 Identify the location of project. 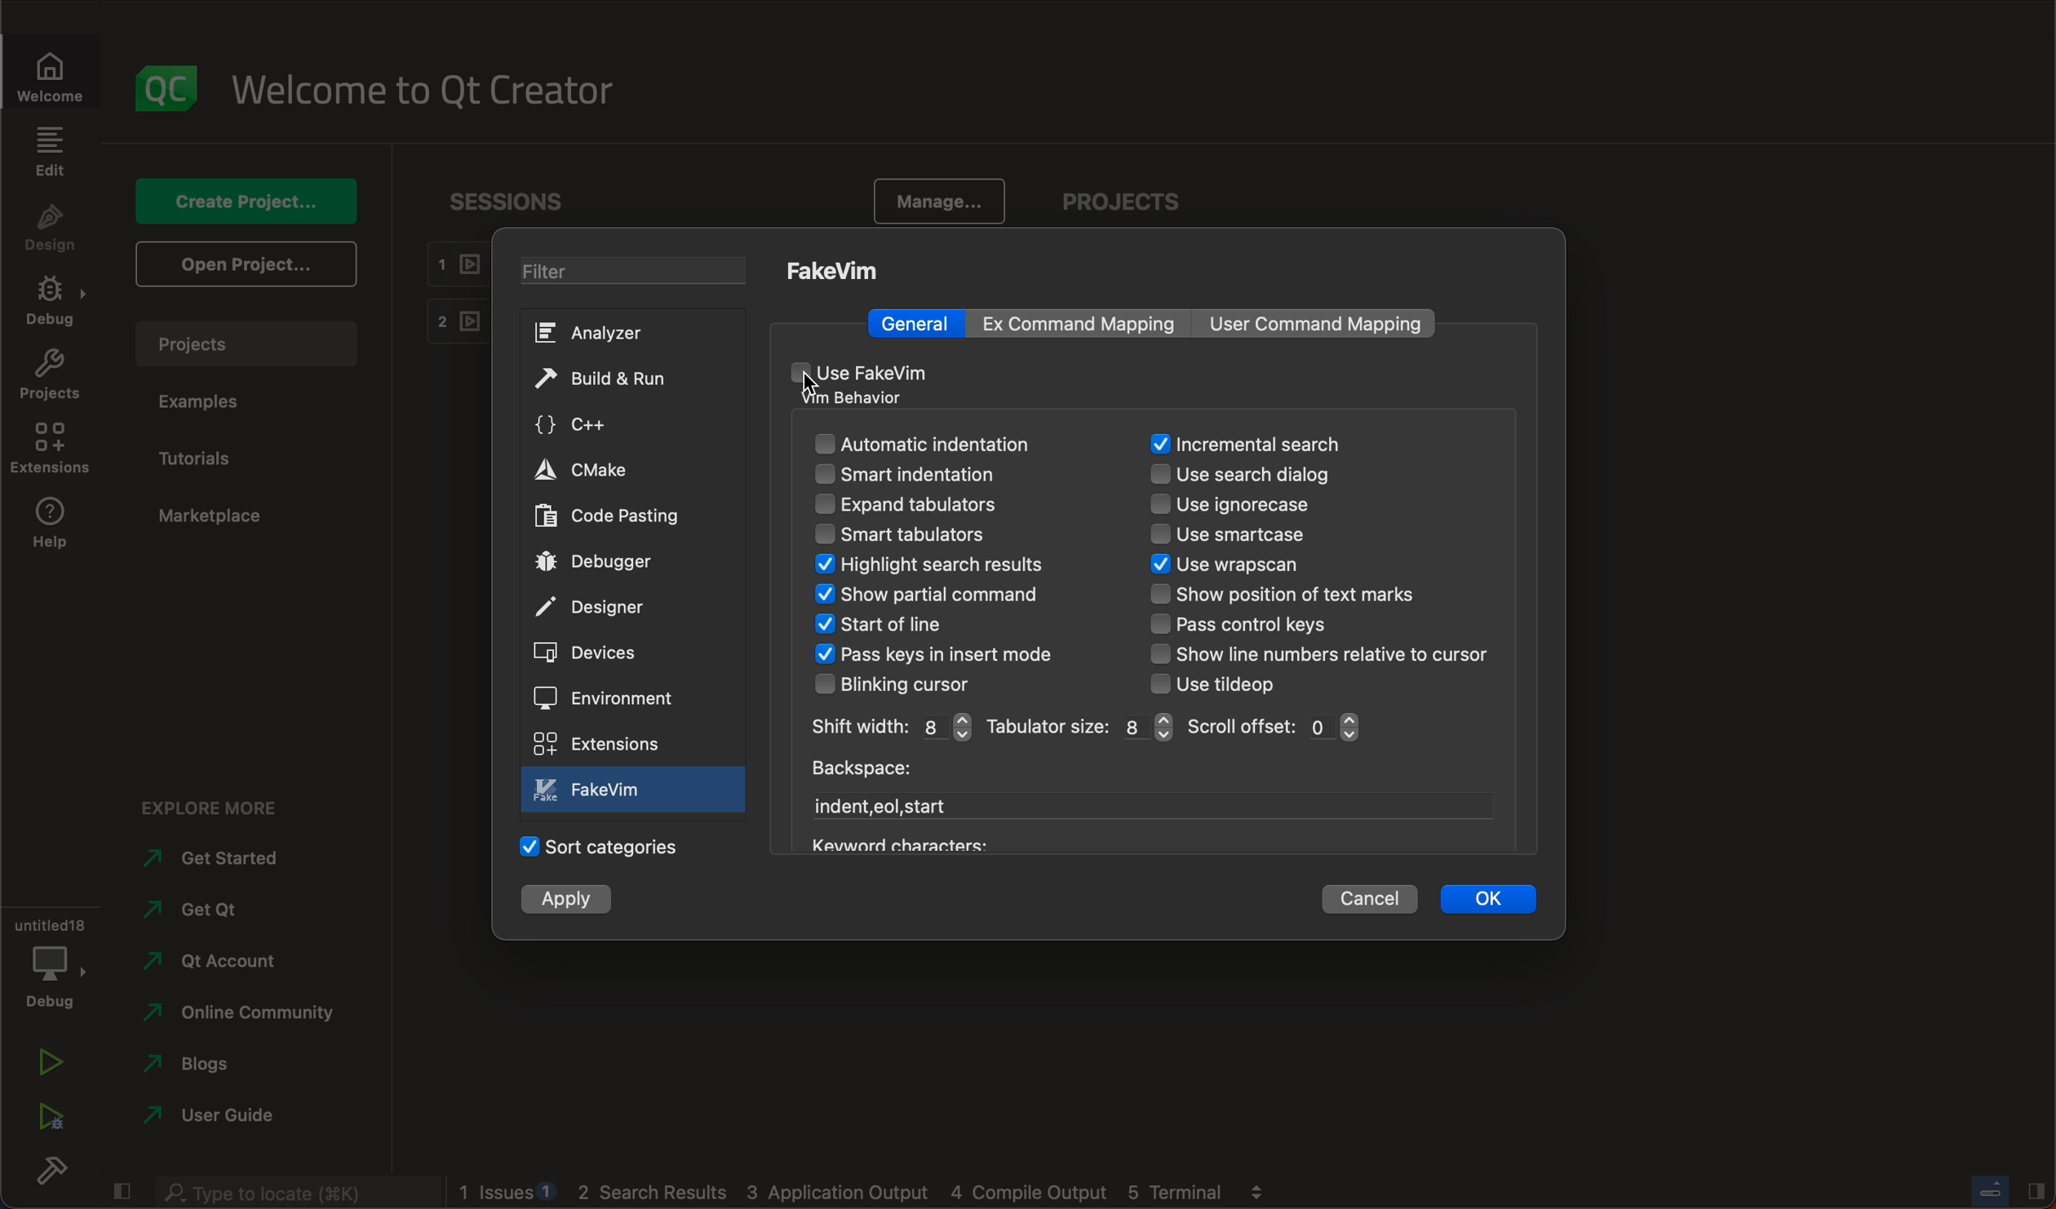
(1132, 197).